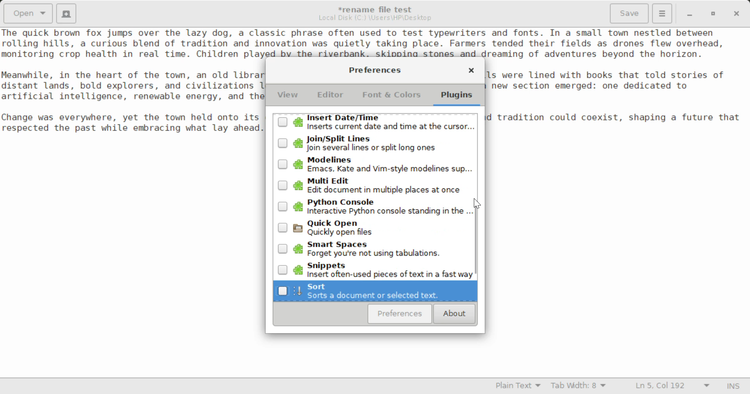  What do you see at coordinates (377, 8) in the screenshot?
I see `File Name ` at bounding box center [377, 8].